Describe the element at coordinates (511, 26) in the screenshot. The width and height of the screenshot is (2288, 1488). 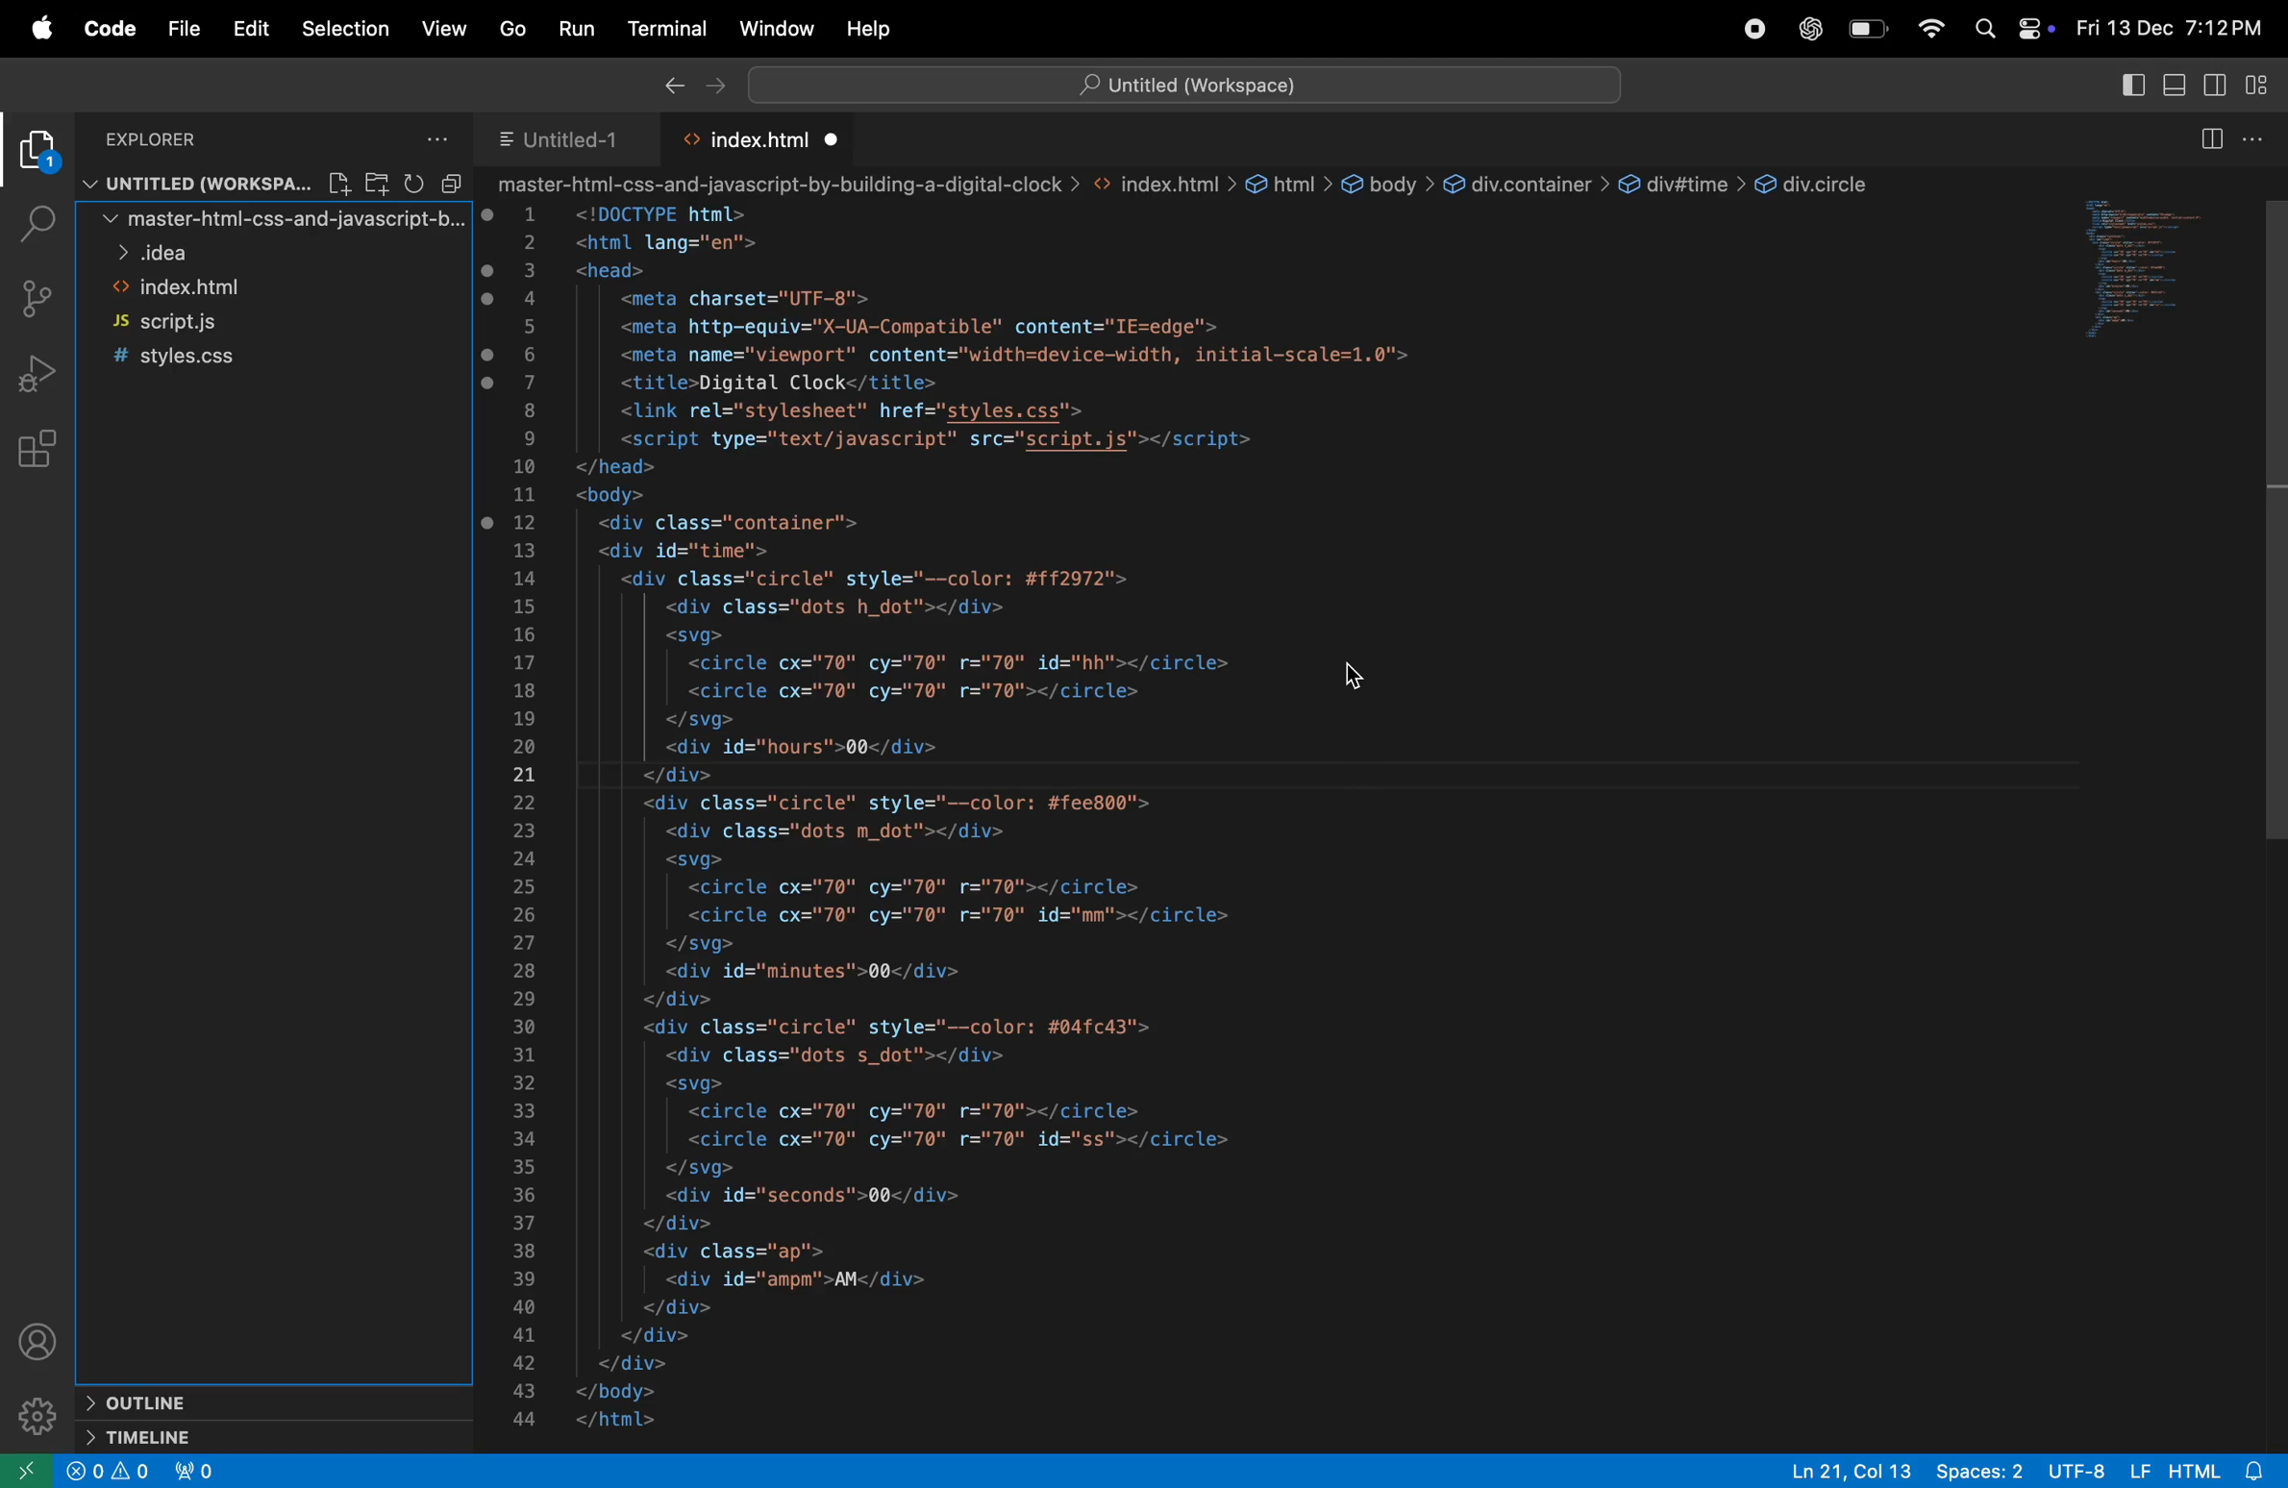
I see `GO` at that location.